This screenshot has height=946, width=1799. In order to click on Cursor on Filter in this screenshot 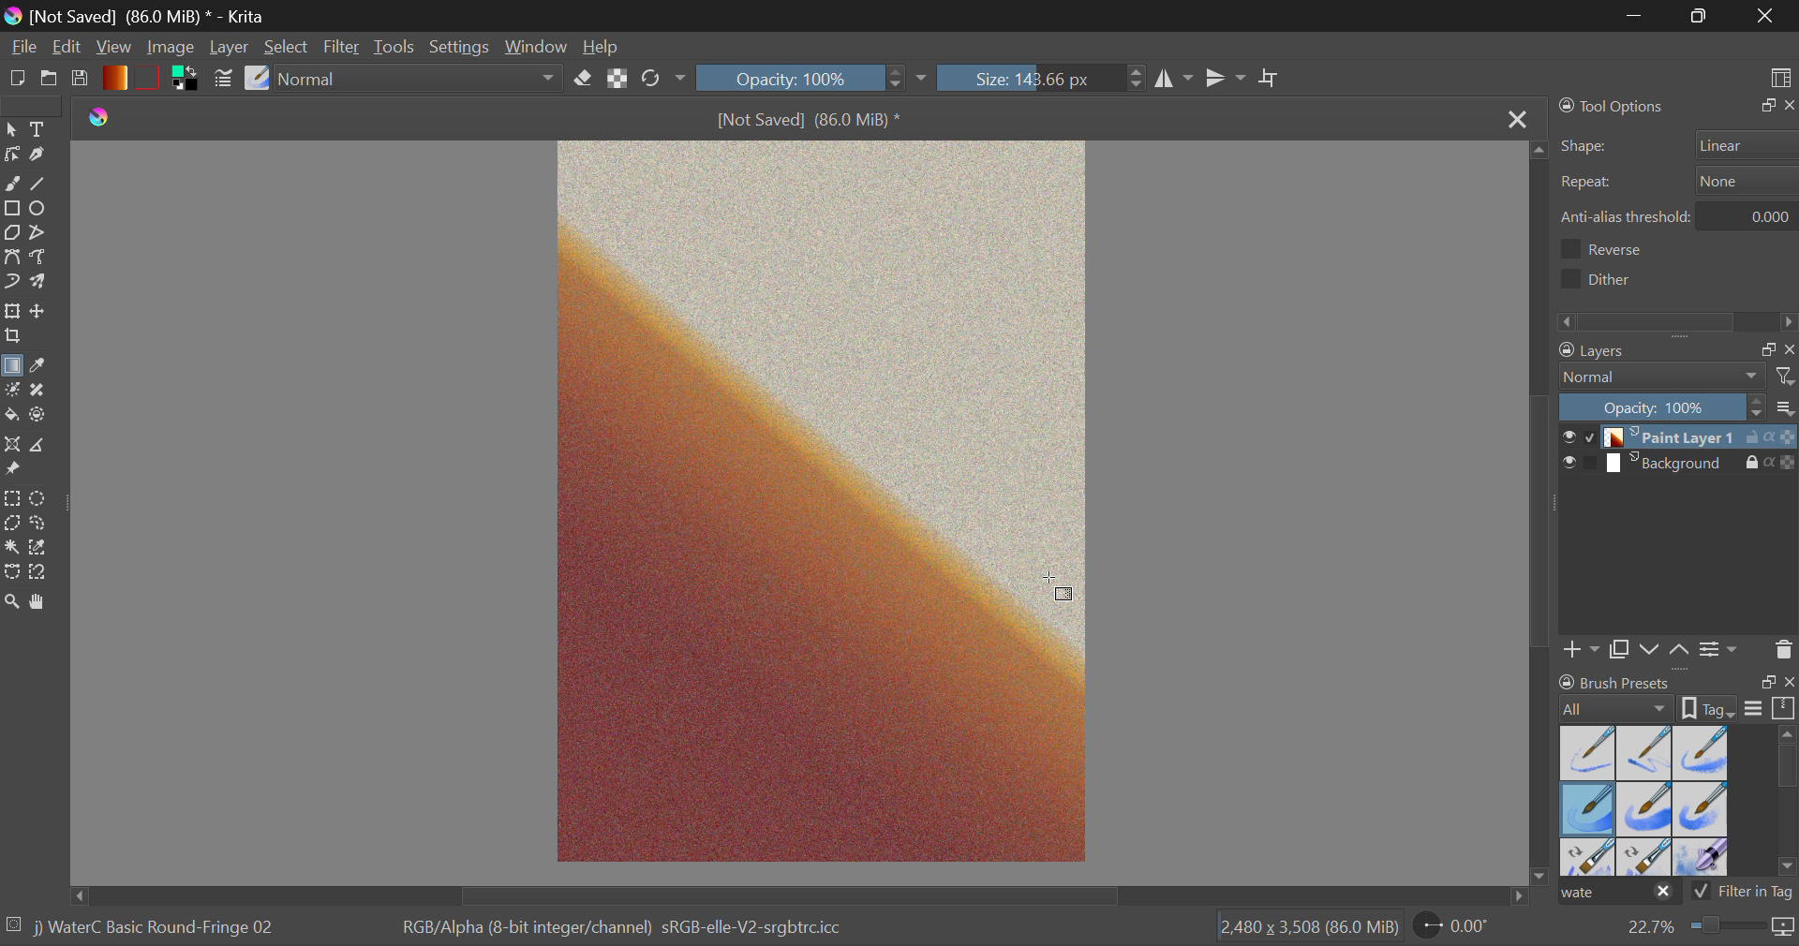, I will do `click(341, 47)`.